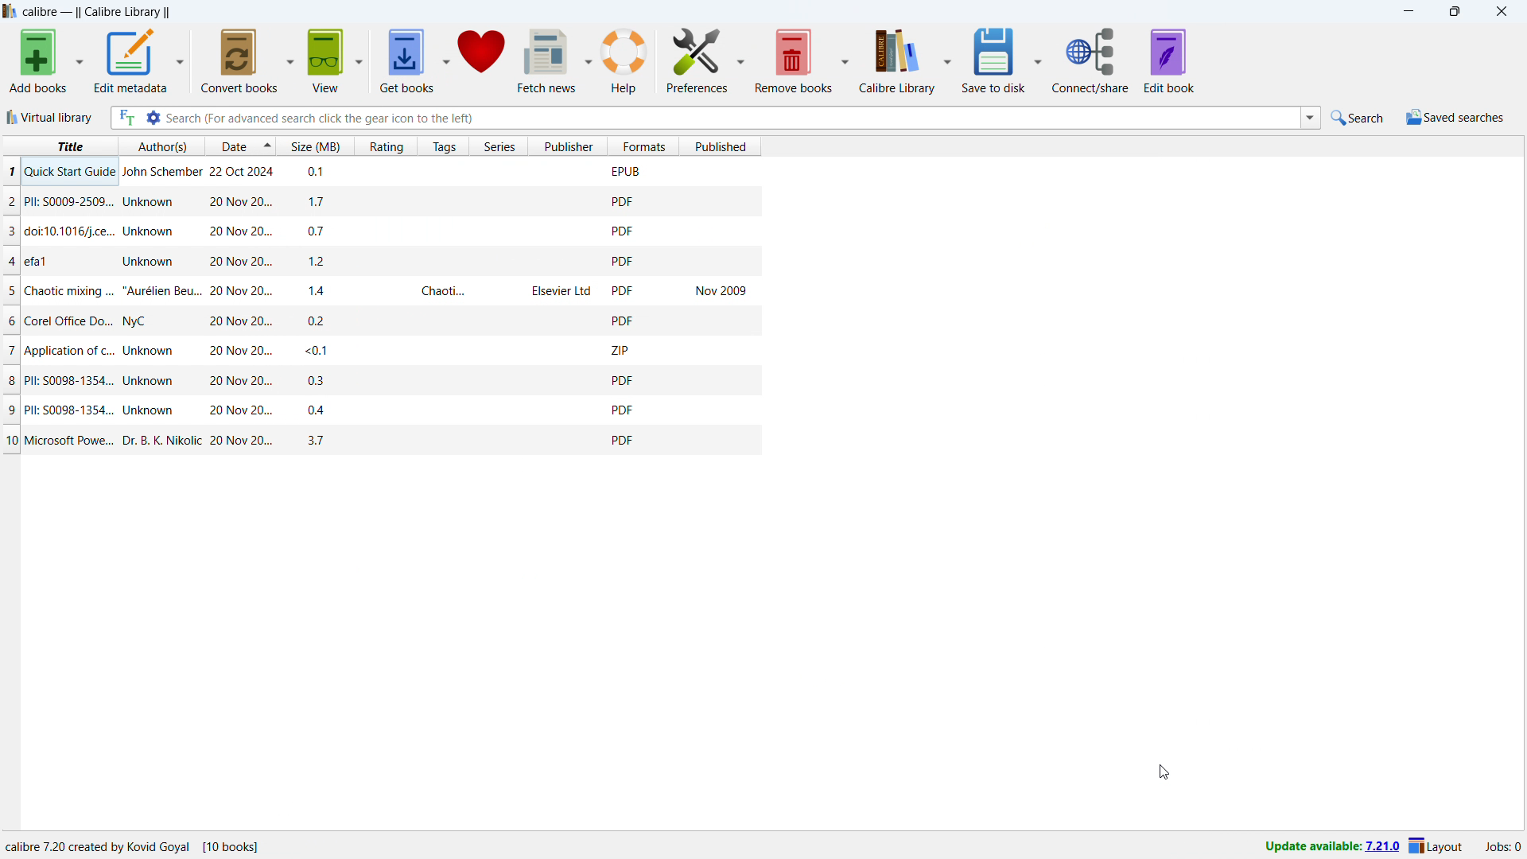 The image size is (1527, 859). Describe the element at coordinates (344, 230) in the screenshot. I see `3 | doi:10.1016/j.ce... Unknown 20 Nov 20... 07` at that location.